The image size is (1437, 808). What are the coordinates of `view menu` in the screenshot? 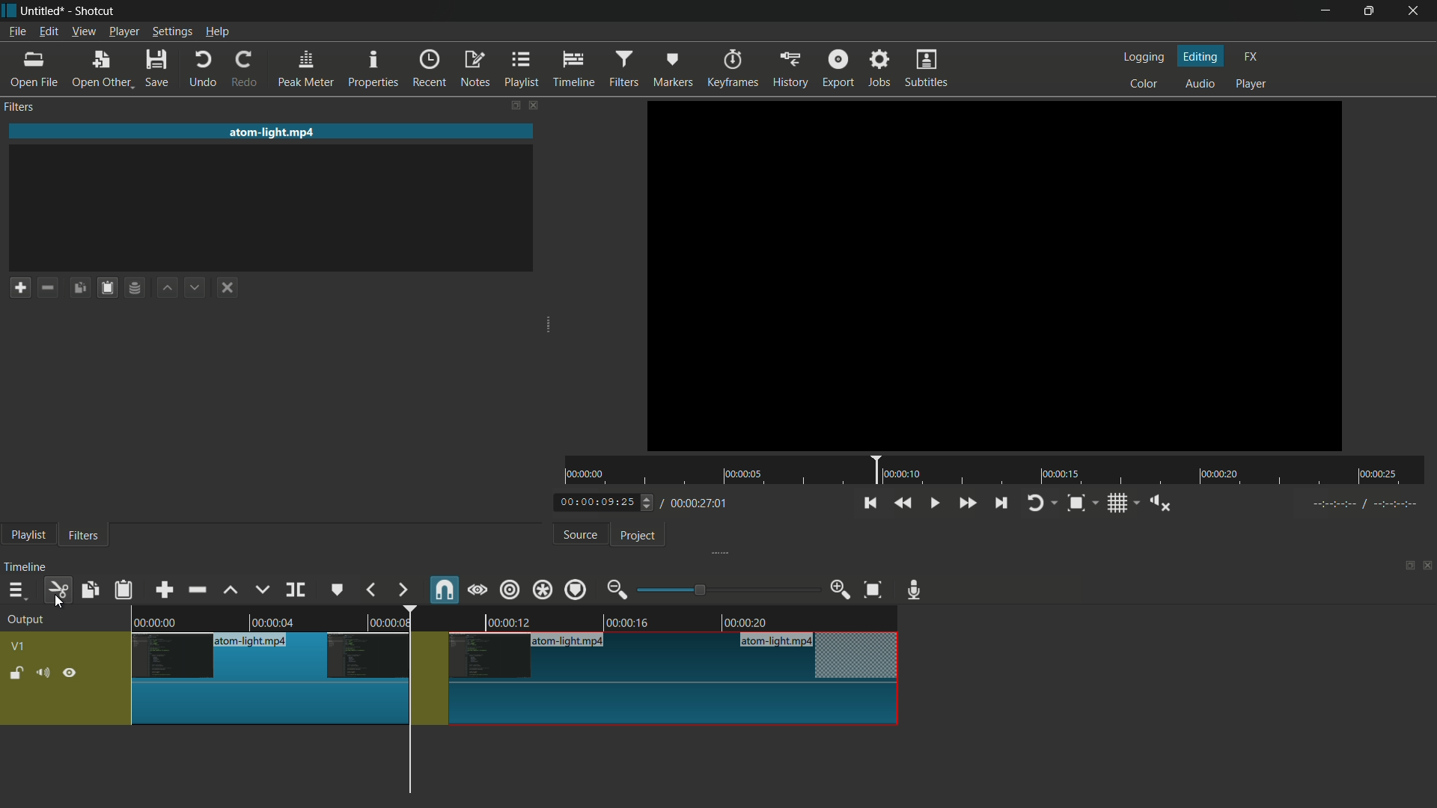 It's located at (82, 33).